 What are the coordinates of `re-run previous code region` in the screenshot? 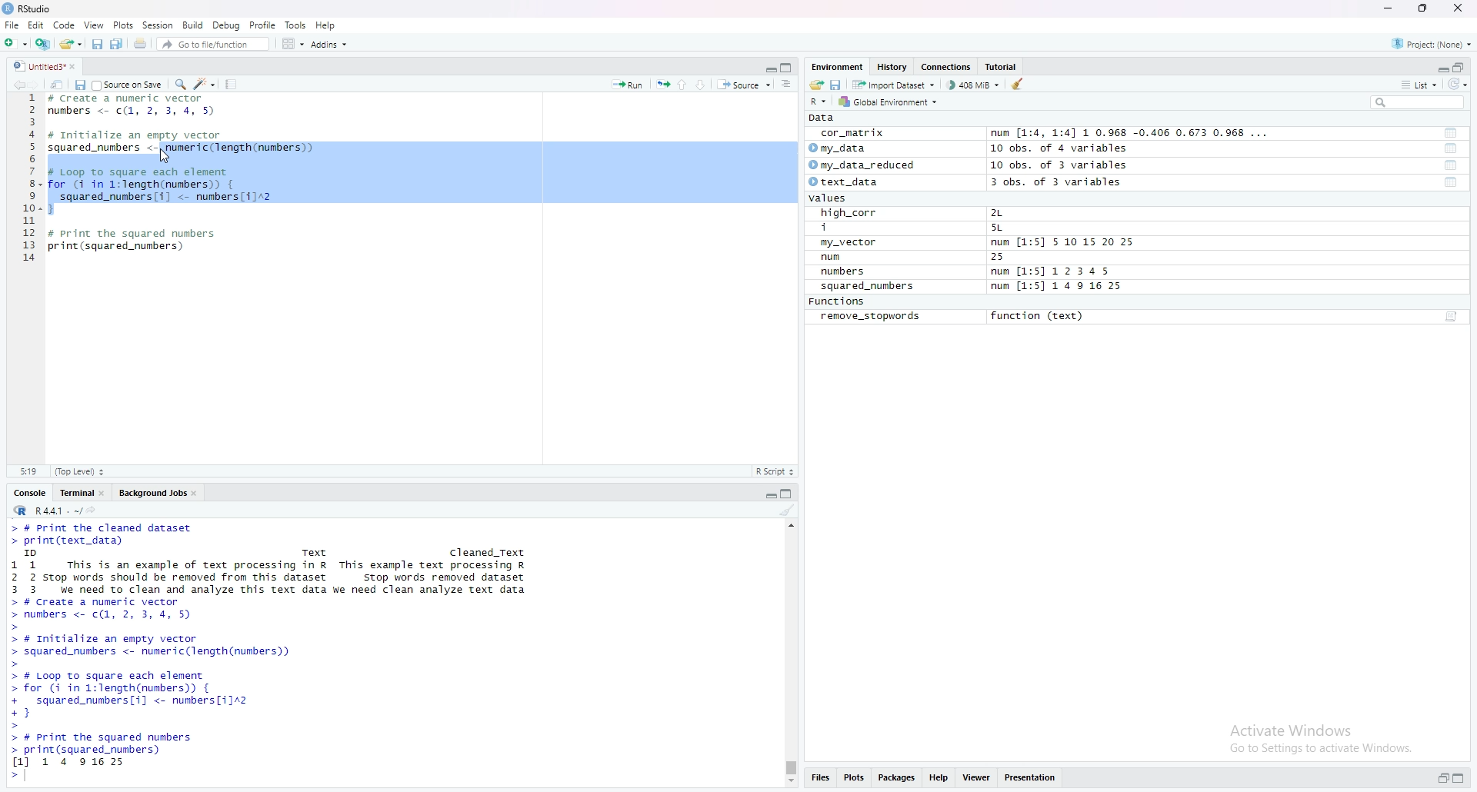 It's located at (662, 83).